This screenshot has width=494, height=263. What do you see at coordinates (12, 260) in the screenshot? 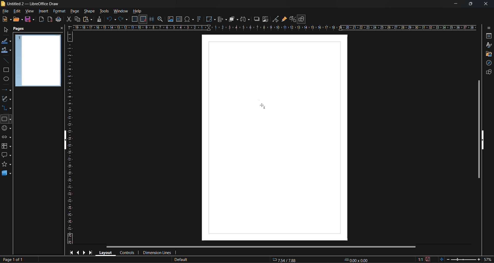
I see `page number` at bounding box center [12, 260].